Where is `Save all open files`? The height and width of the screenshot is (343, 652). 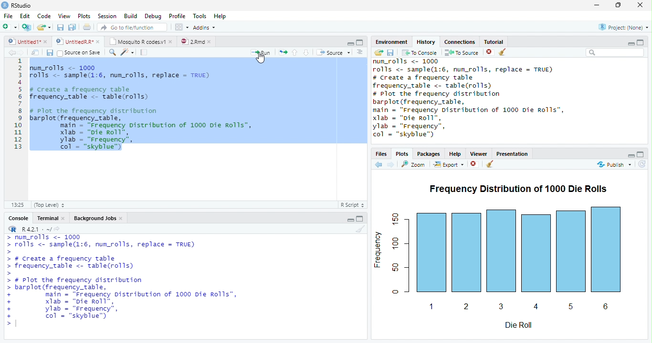 Save all open files is located at coordinates (72, 27).